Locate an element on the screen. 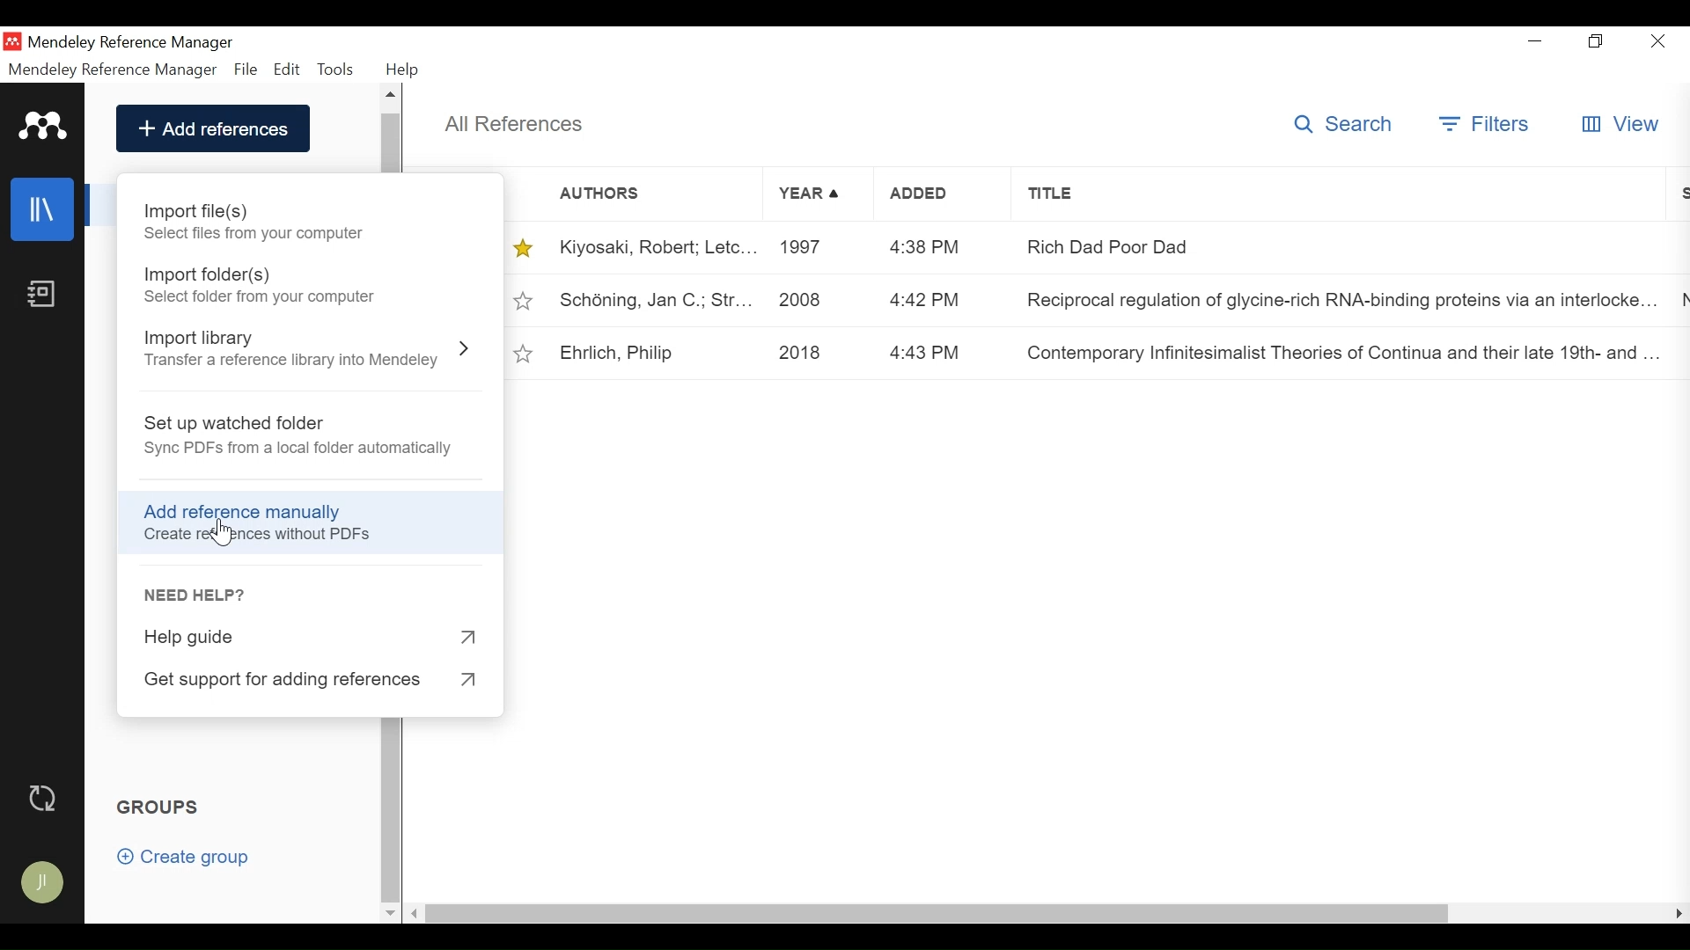 This screenshot has height=950, width=1690. Scroll Right is located at coordinates (1679, 914).